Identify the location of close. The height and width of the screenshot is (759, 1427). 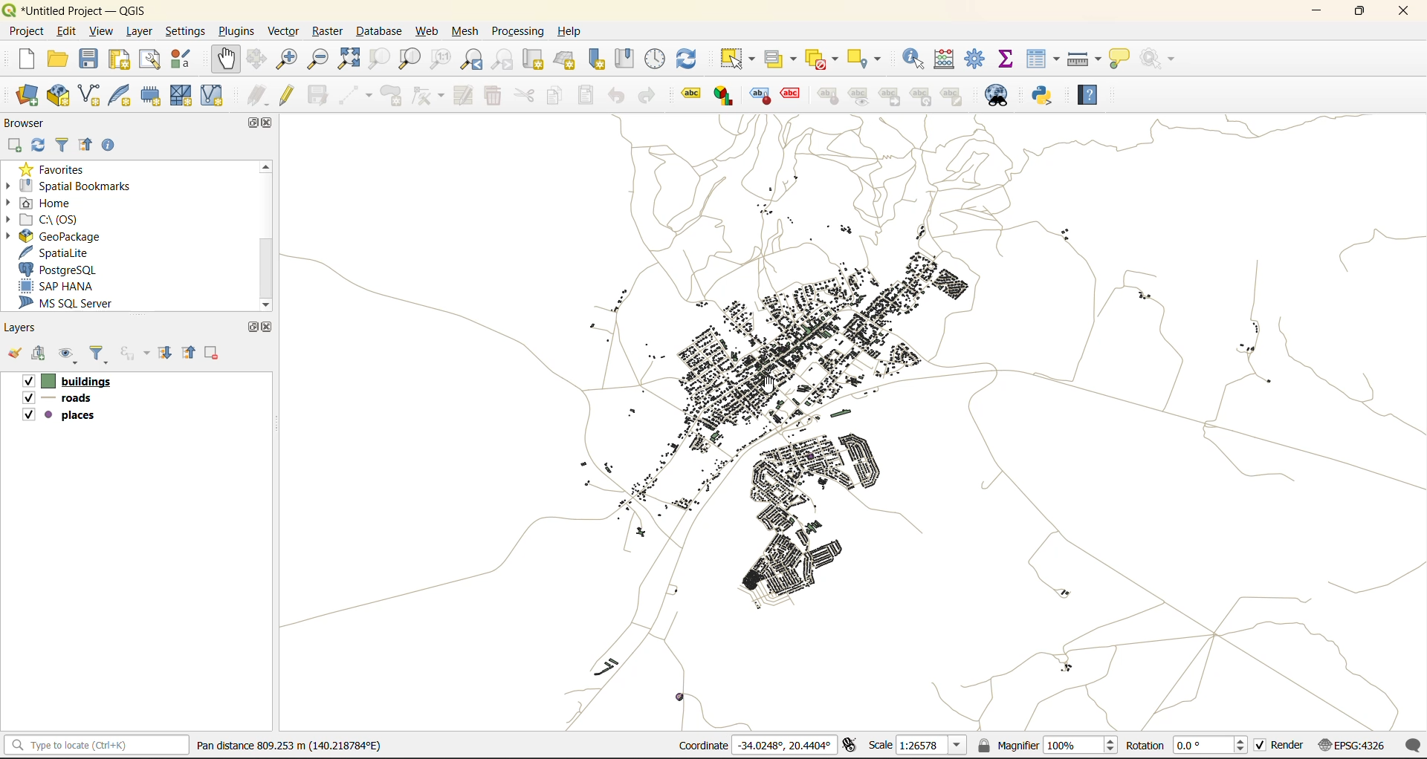
(1405, 14).